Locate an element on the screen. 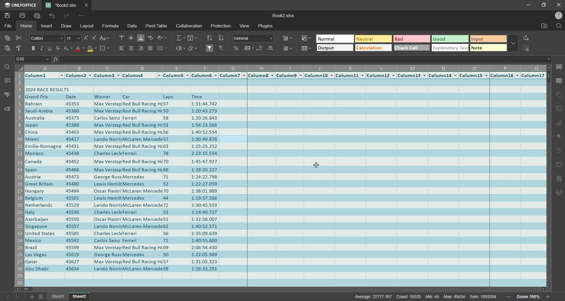  font size is located at coordinates (73, 38).